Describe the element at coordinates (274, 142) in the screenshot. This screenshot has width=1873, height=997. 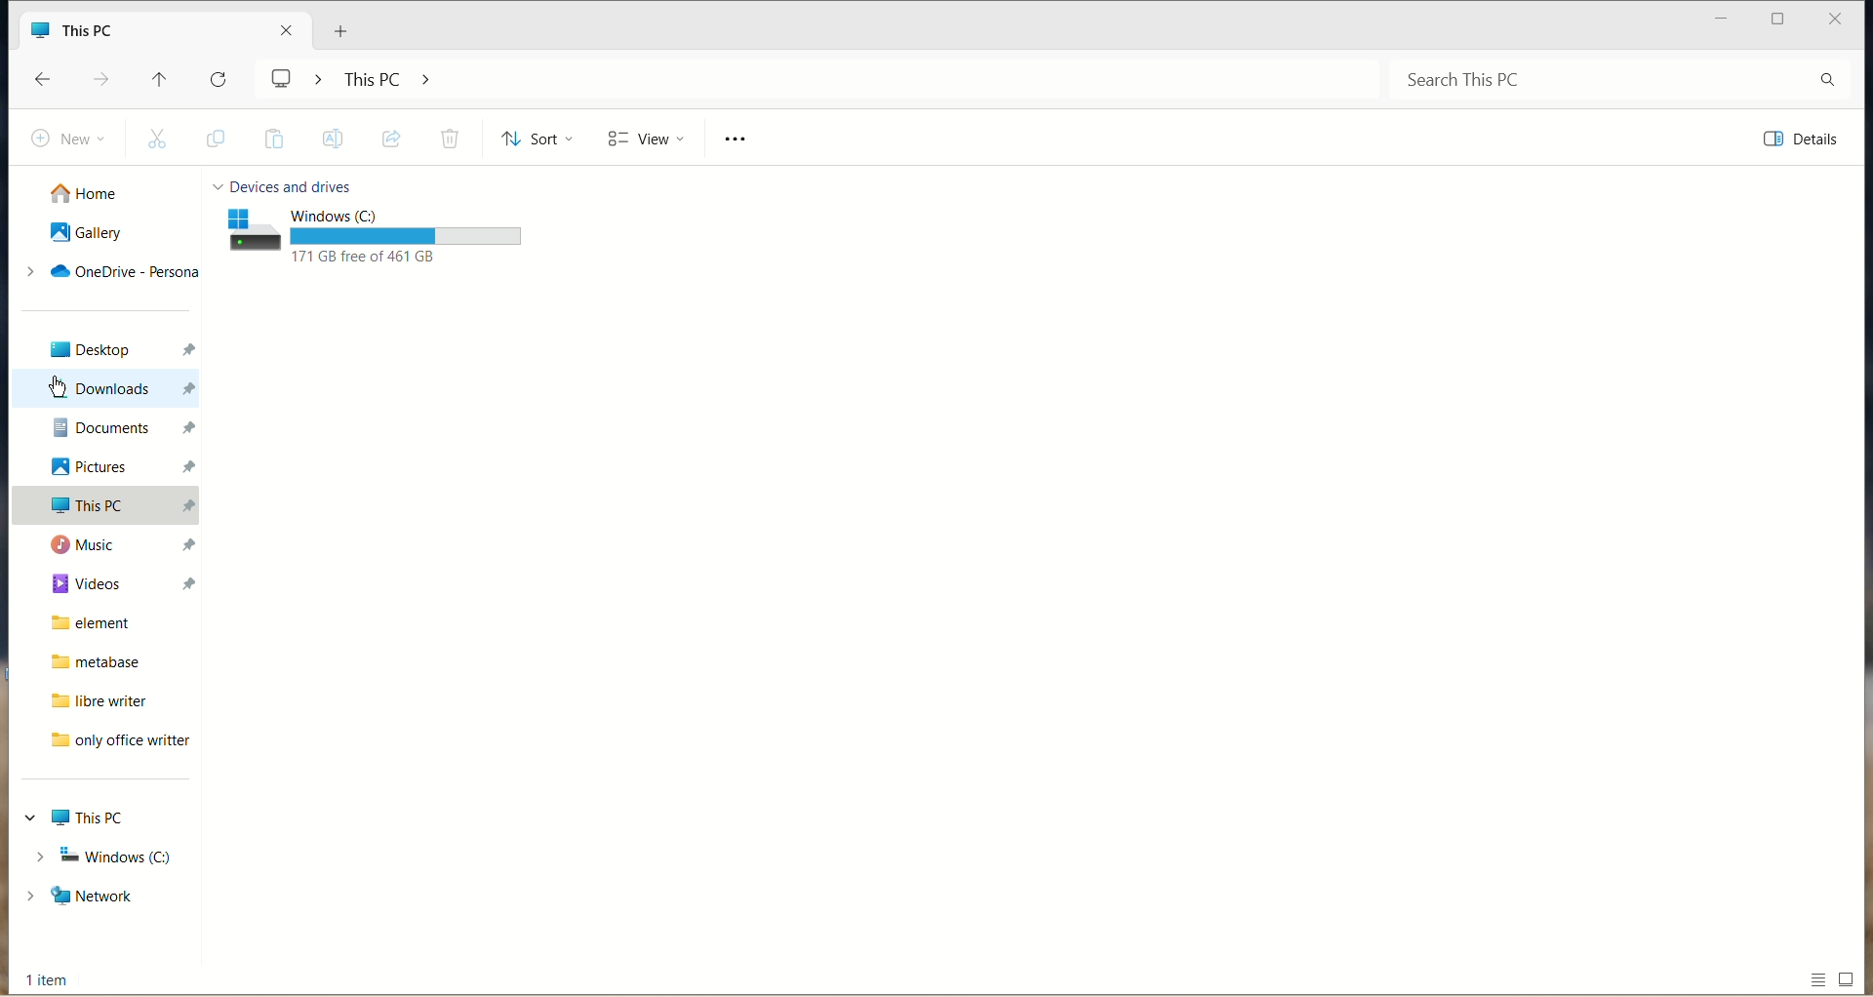
I see `paste` at that location.